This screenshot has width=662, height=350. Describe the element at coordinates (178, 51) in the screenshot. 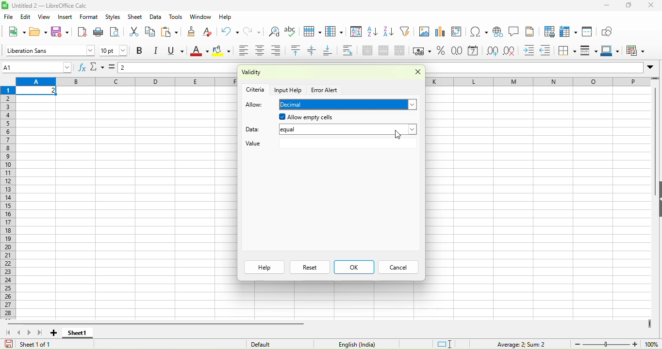

I see `underline` at that location.